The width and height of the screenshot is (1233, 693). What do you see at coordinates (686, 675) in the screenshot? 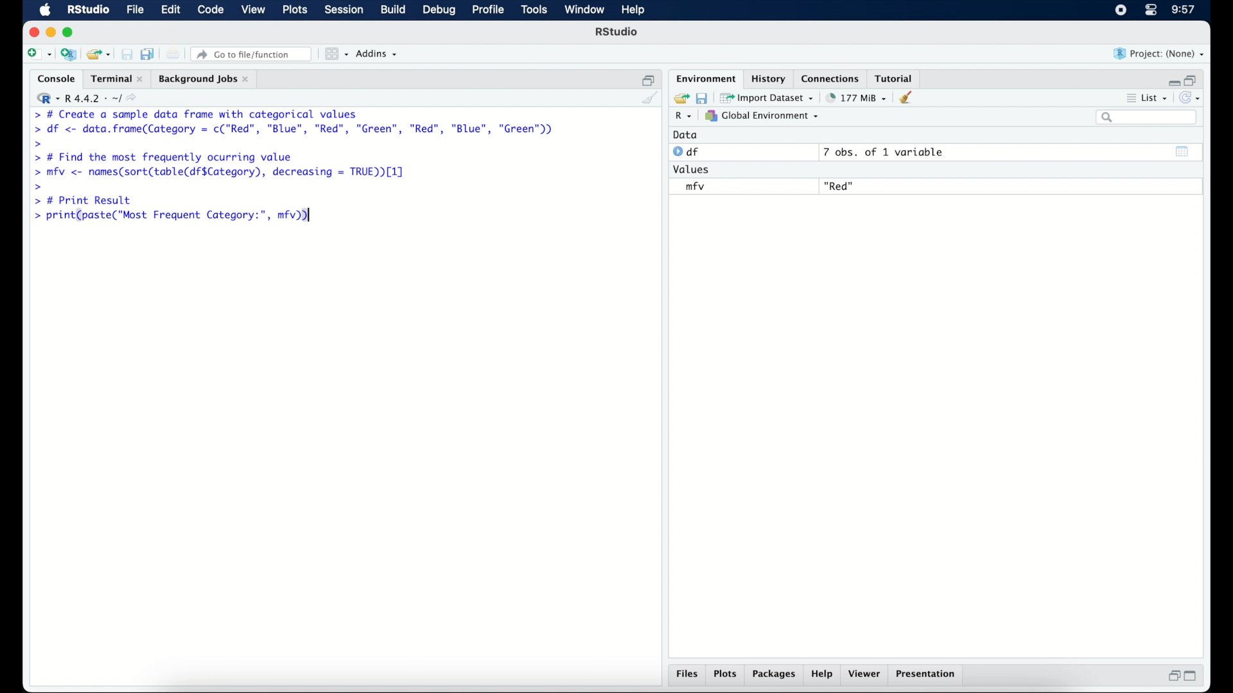
I see `files` at bounding box center [686, 675].